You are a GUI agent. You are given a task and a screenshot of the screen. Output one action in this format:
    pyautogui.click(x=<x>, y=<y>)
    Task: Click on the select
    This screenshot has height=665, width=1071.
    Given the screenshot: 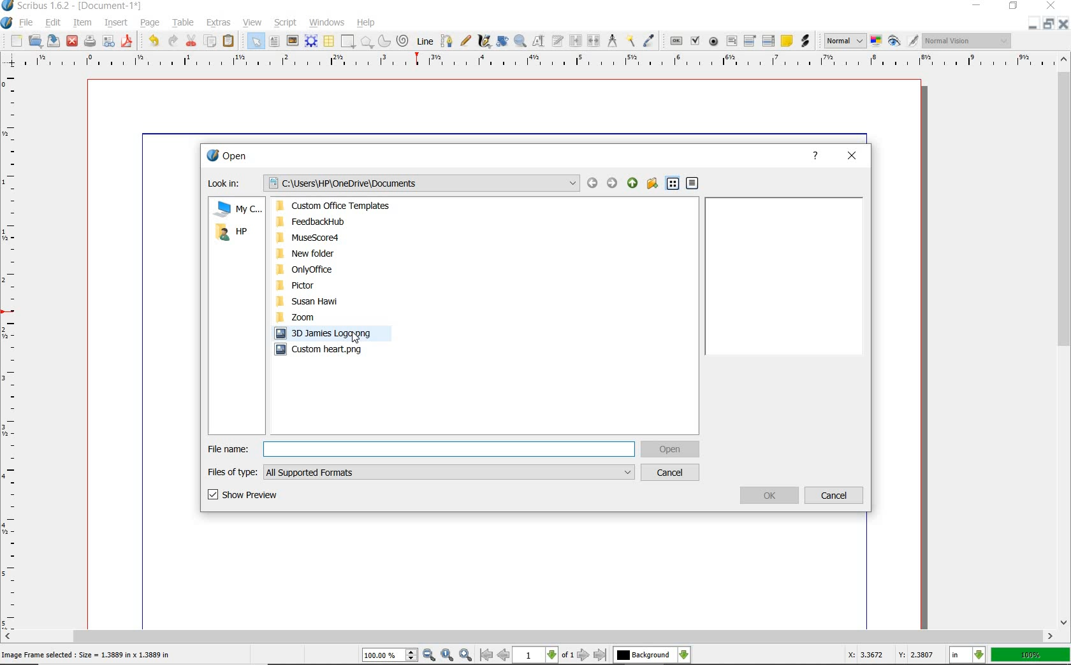 What is the action you would take?
    pyautogui.click(x=256, y=41)
    